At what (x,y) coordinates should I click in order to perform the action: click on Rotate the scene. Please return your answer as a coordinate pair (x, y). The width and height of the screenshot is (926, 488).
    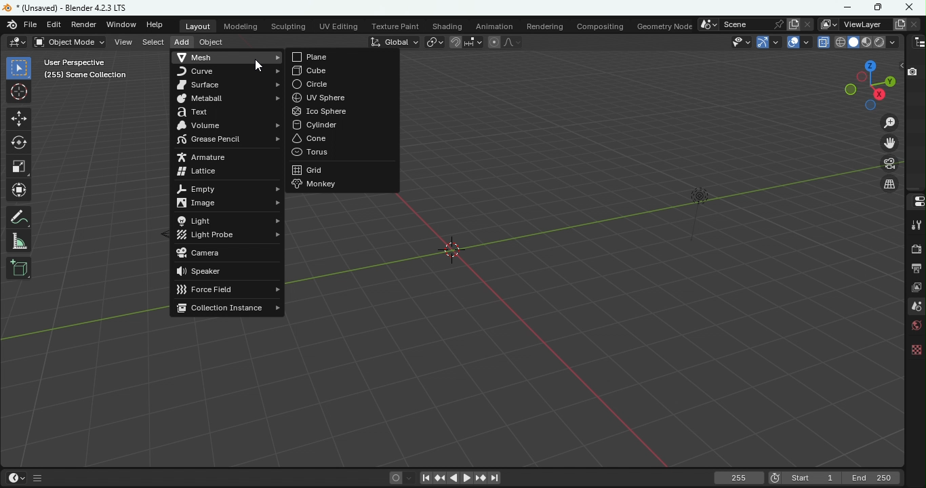
    Looking at the image, I should click on (849, 89).